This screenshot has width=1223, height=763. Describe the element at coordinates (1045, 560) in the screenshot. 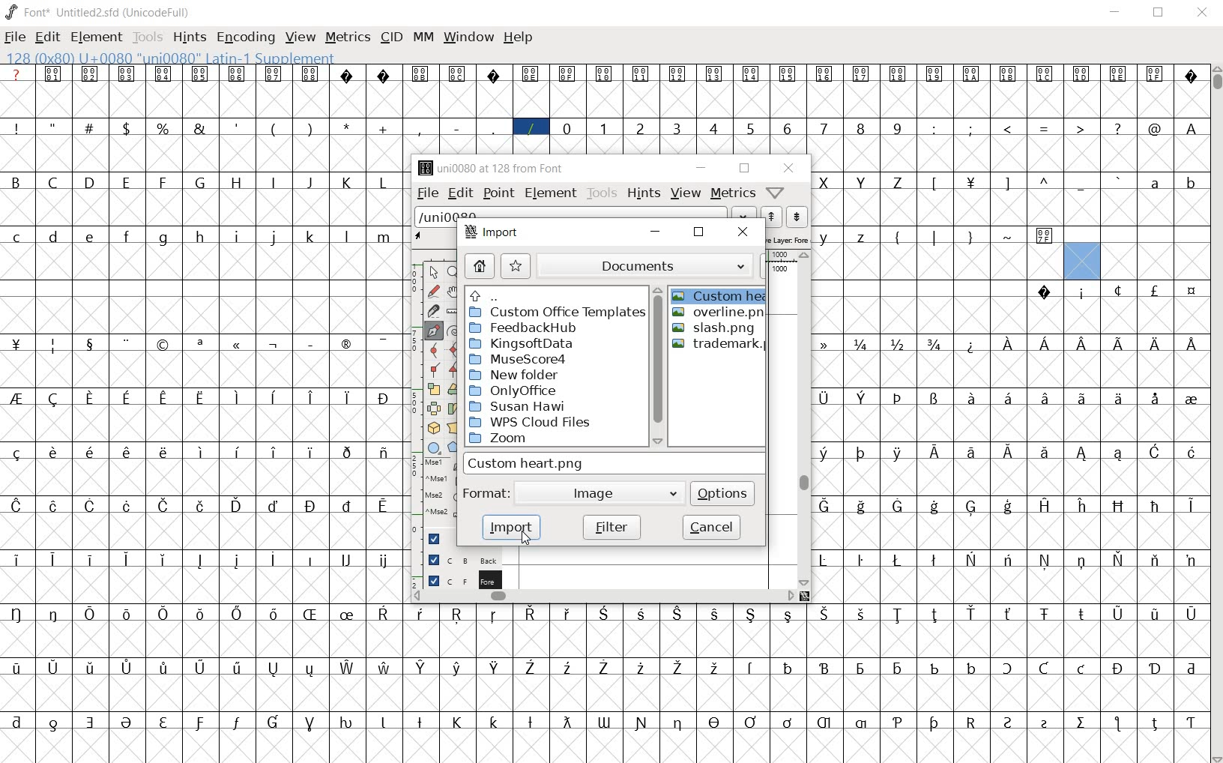

I see `glyph` at that location.